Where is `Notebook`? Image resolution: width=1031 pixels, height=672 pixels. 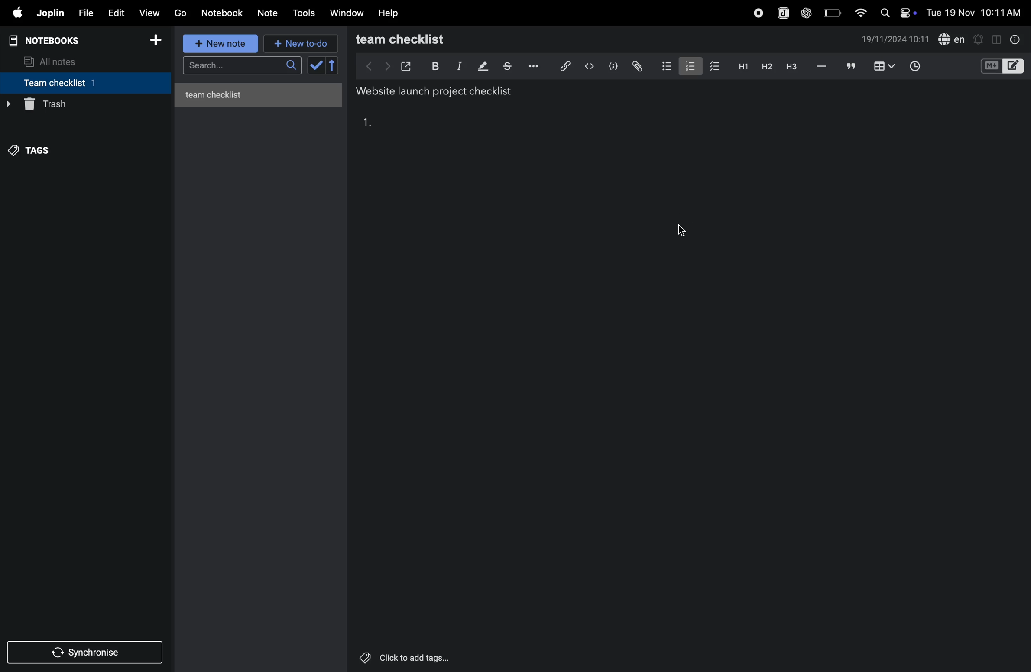 Notebook is located at coordinates (224, 13).